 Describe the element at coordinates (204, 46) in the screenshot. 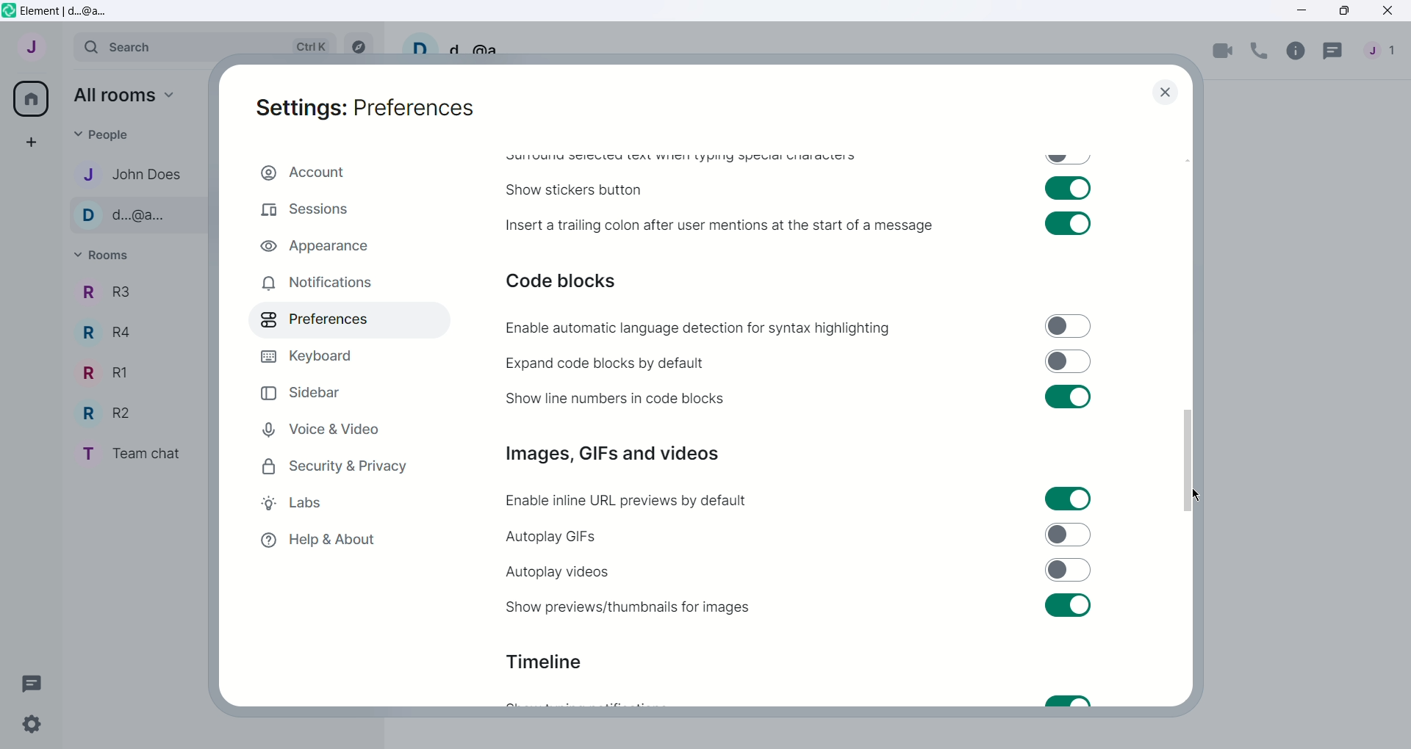

I see `Search bar` at that location.